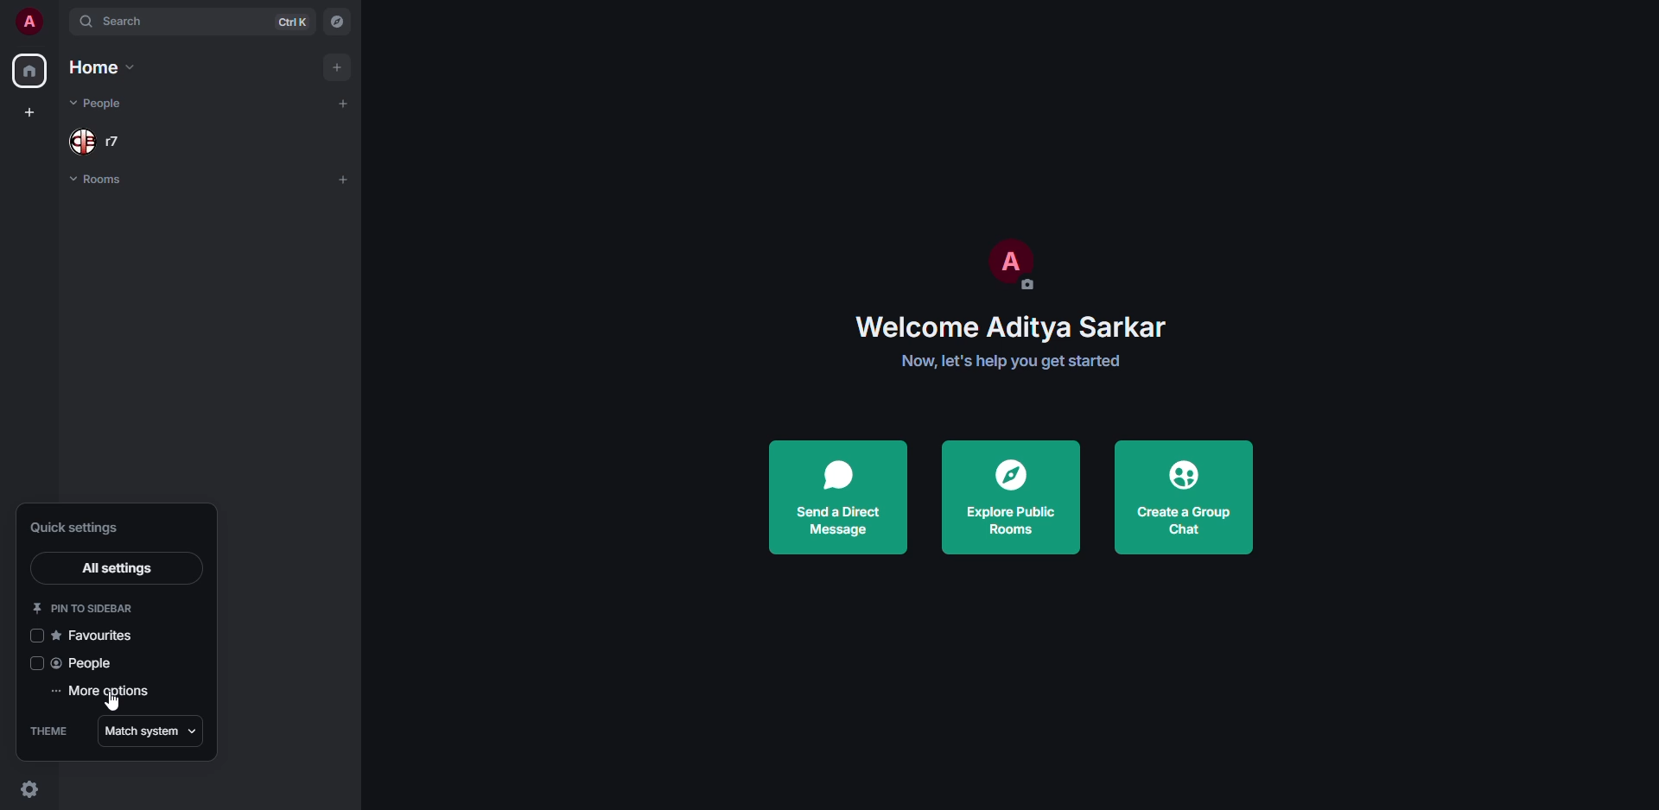  I want to click on add, so click(344, 180).